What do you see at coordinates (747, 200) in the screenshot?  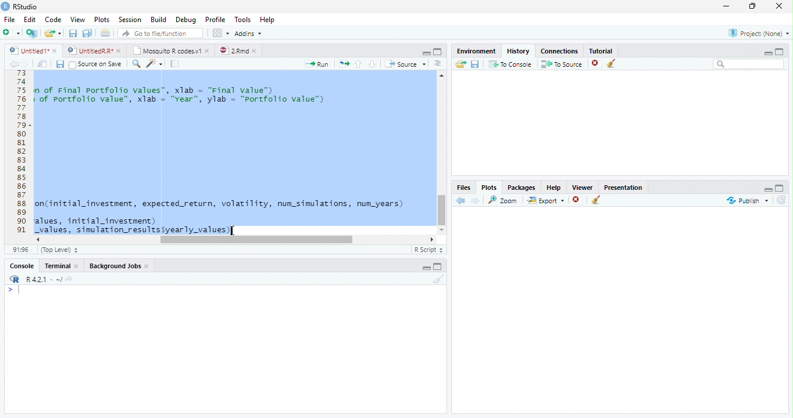 I see `publish` at bounding box center [747, 200].